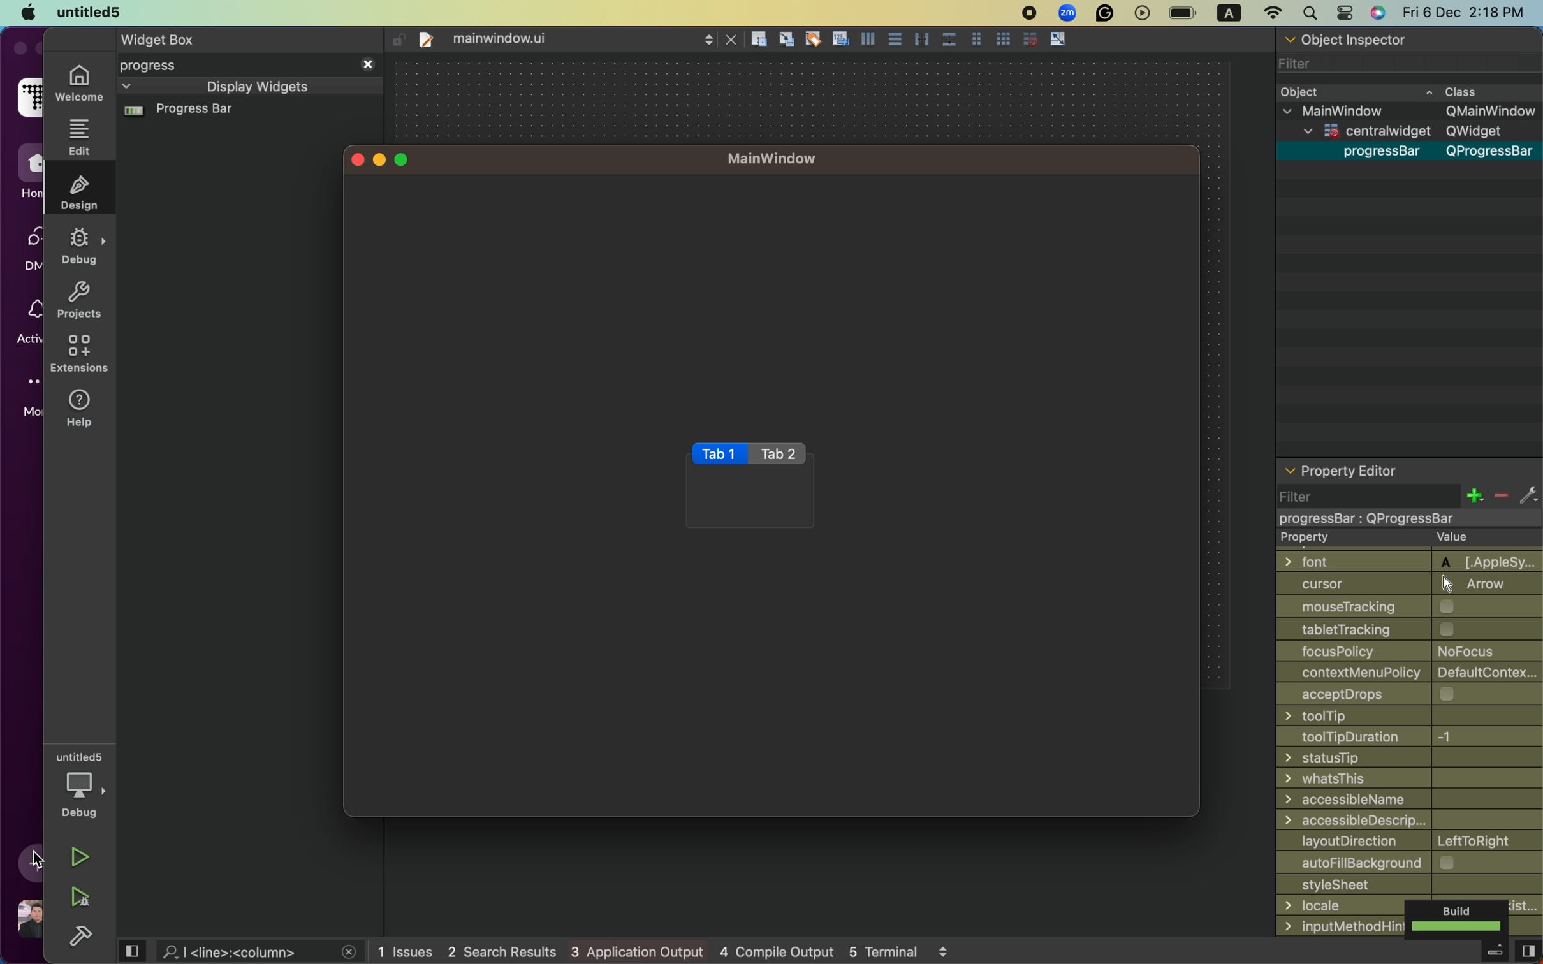  What do you see at coordinates (369, 64) in the screenshot?
I see `close` at bounding box center [369, 64].